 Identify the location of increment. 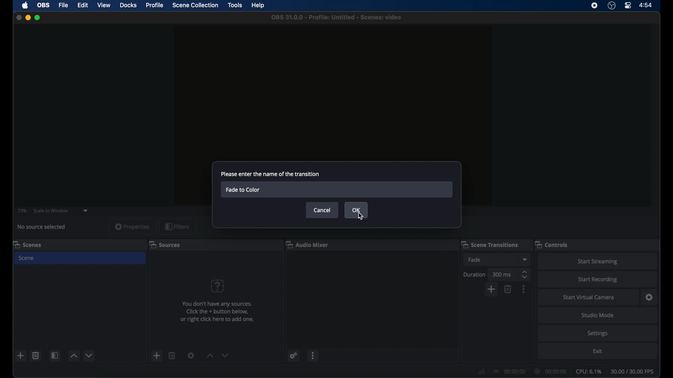
(210, 356).